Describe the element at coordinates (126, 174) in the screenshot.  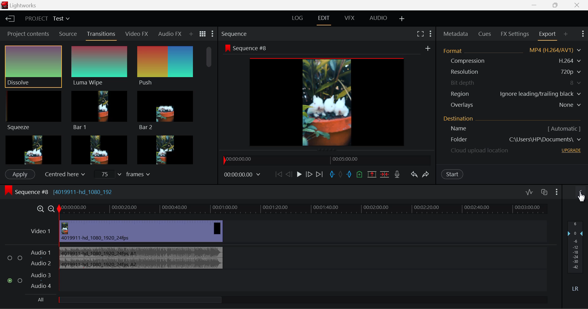
I see `Frames Input` at that location.